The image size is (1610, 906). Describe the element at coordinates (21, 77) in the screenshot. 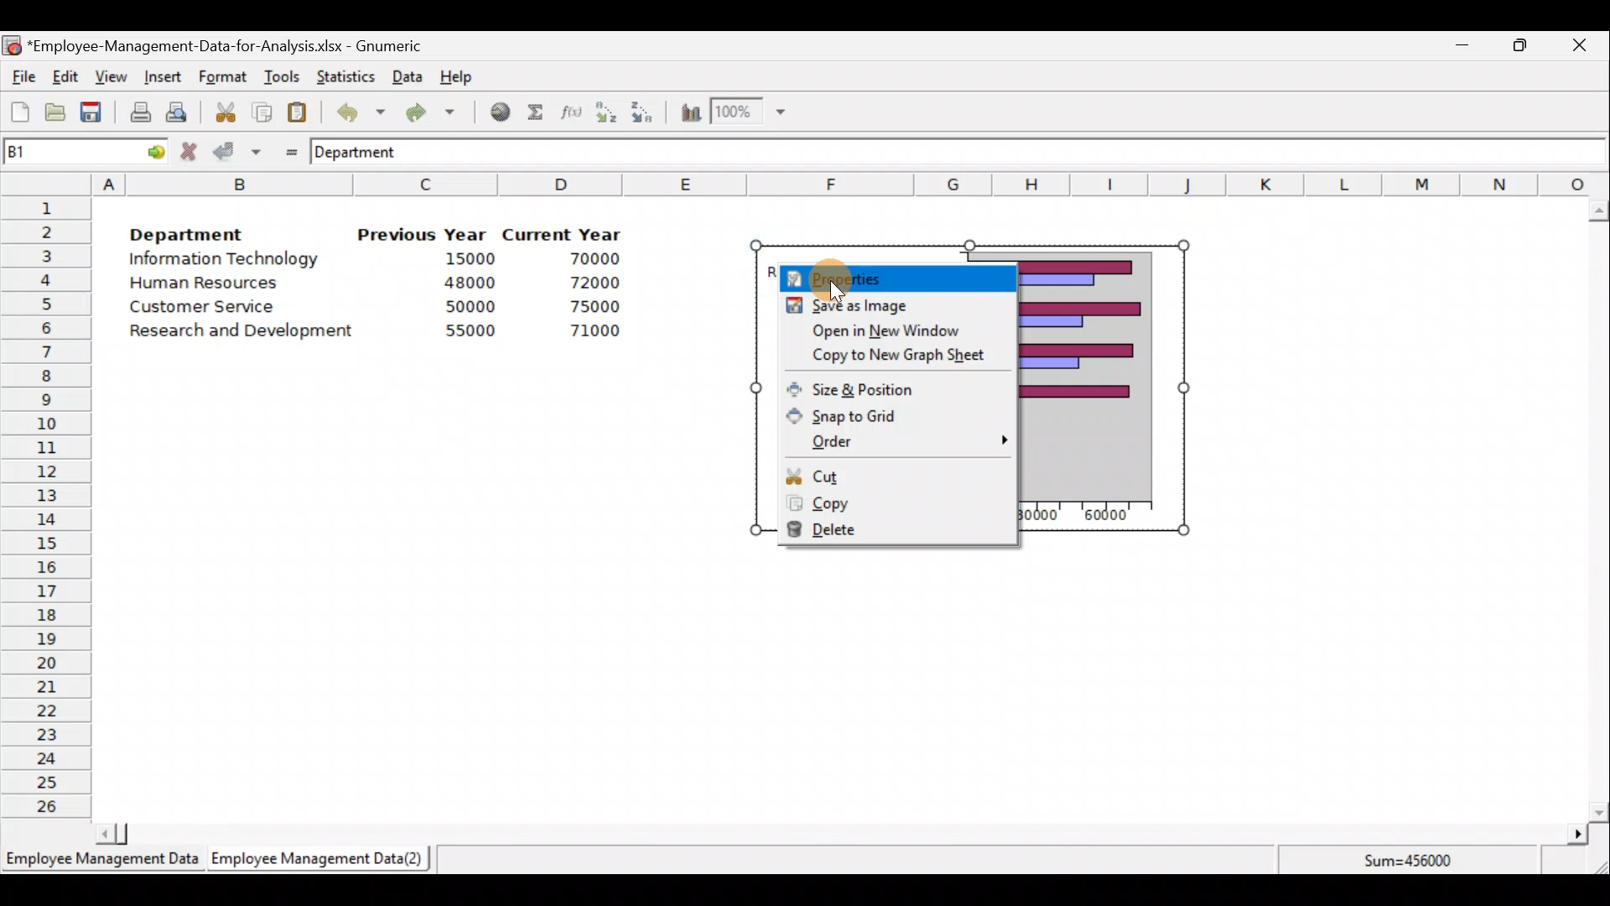

I see `File` at that location.